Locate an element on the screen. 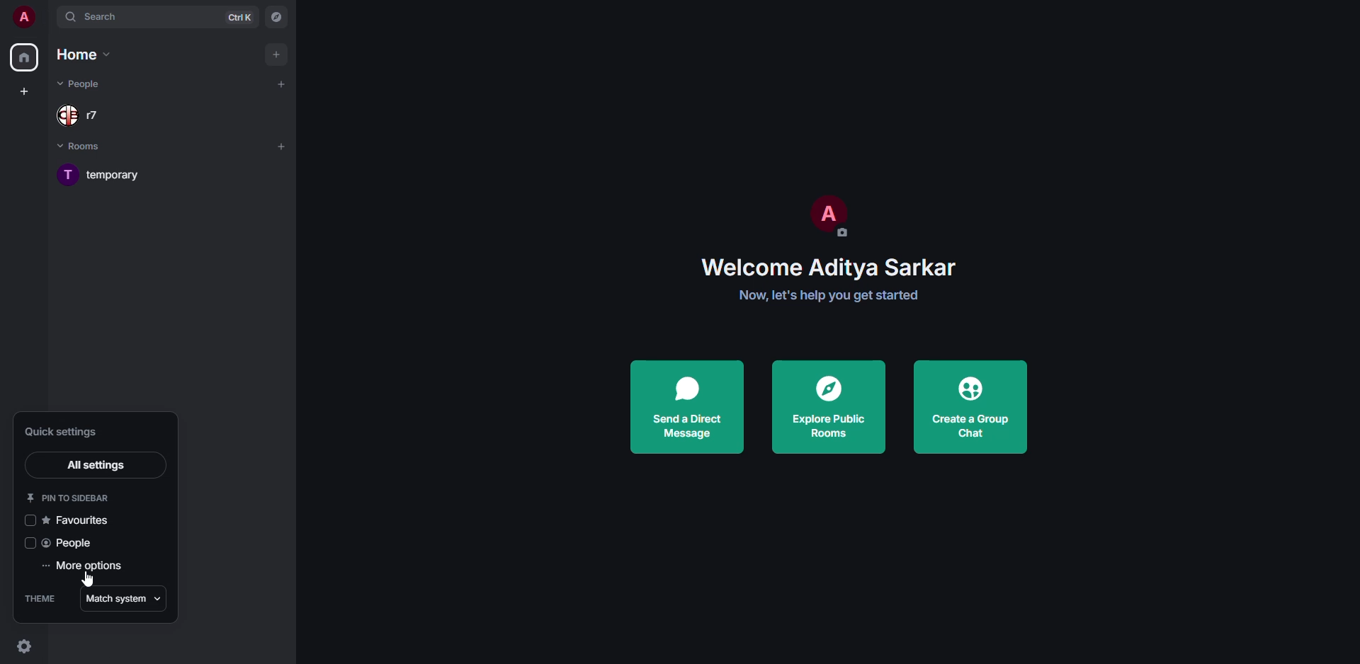 The width and height of the screenshot is (1360, 664). people is located at coordinates (83, 115).